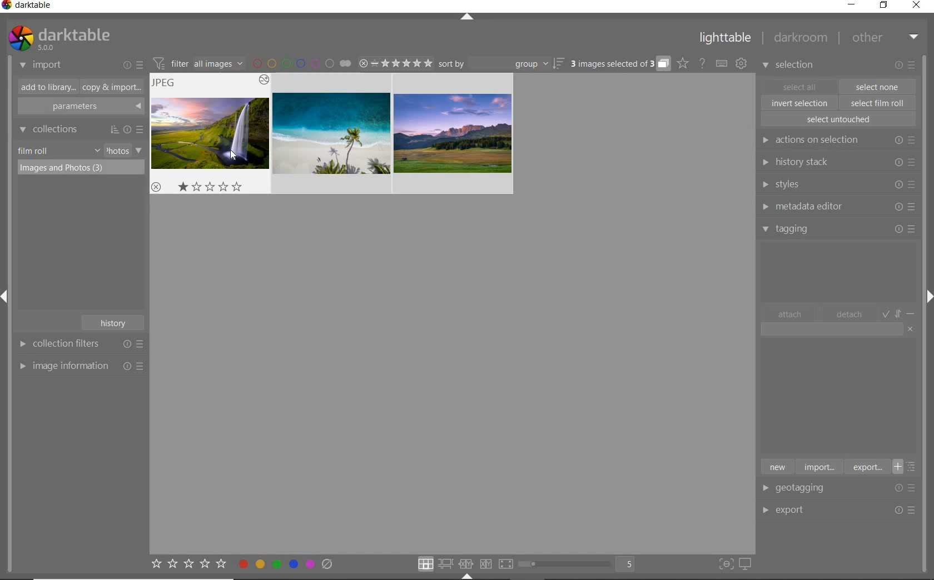 The height and width of the screenshot is (580, 934). Describe the element at coordinates (837, 162) in the screenshot. I see `history stack` at that location.